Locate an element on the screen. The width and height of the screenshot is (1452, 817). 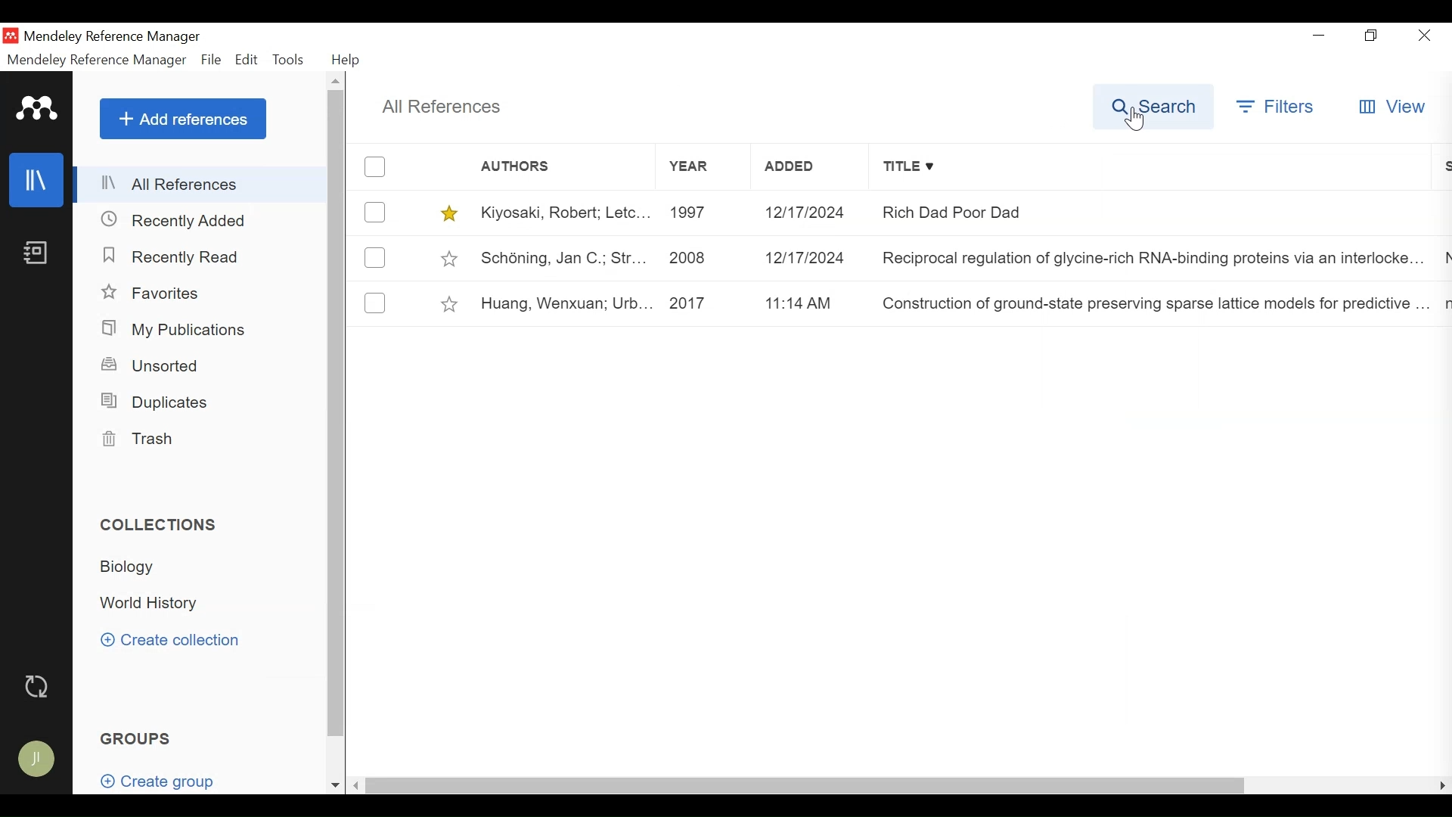
Toggle Favorites is located at coordinates (451, 303).